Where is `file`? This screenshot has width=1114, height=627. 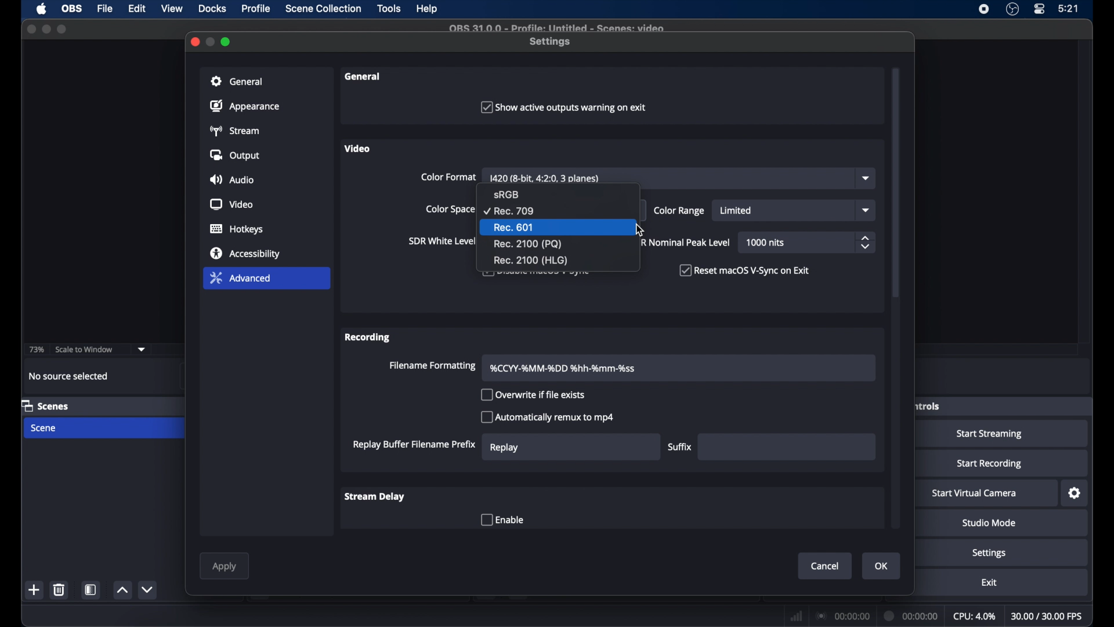
file is located at coordinates (106, 9).